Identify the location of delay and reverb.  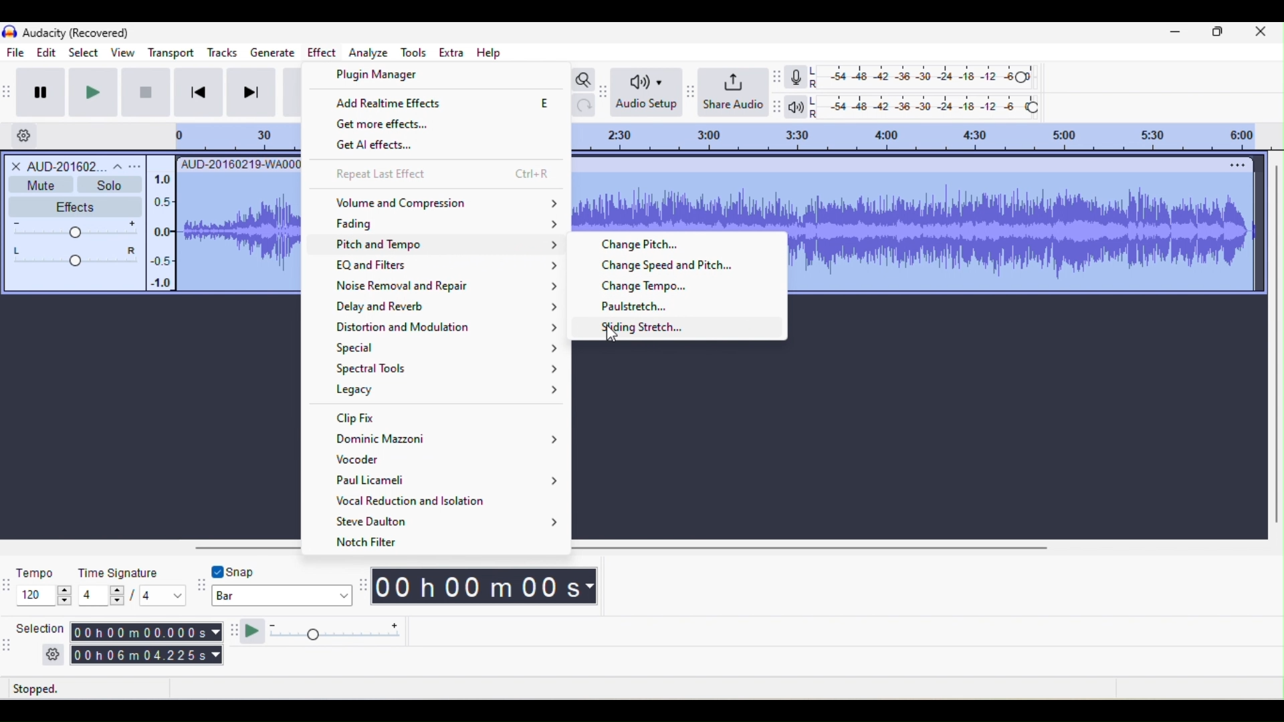
(449, 308).